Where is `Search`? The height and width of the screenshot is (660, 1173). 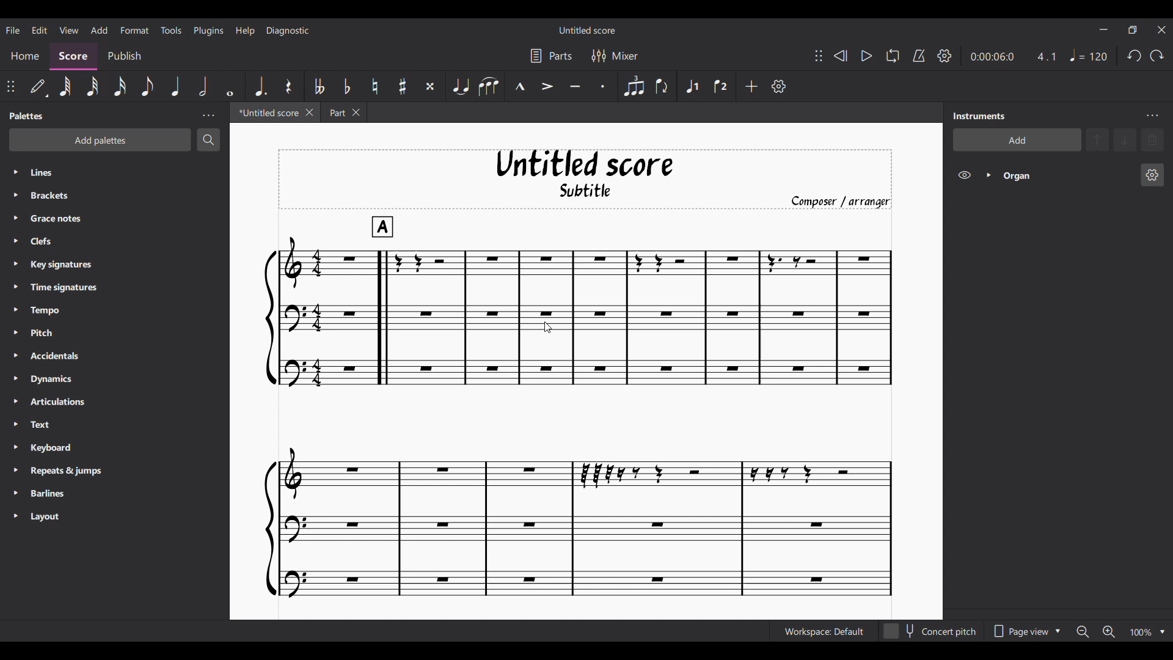
Search is located at coordinates (208, 141).